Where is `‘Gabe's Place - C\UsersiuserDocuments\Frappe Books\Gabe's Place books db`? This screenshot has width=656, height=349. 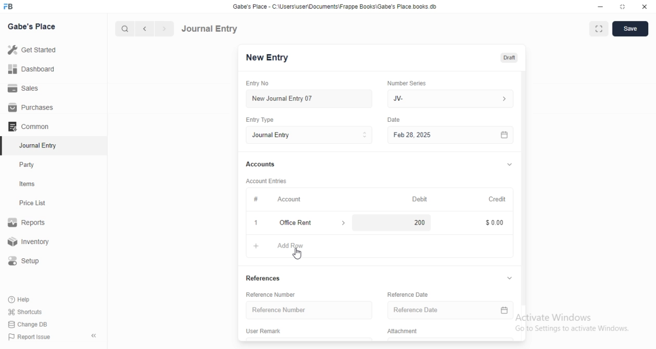 ‘Gabe's Place - C\UsersiuserDocuments\Frappe Books\Gabe's Place books db is located at coordinates (335, 6).